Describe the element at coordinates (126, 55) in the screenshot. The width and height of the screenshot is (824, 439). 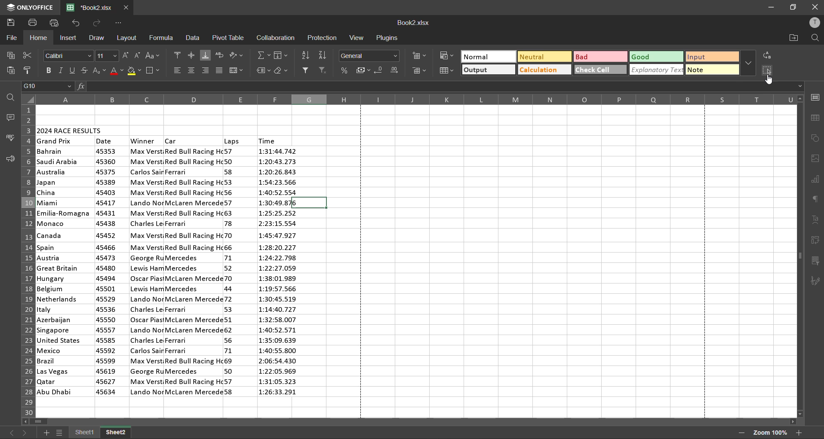
I see `increment size` at that location.